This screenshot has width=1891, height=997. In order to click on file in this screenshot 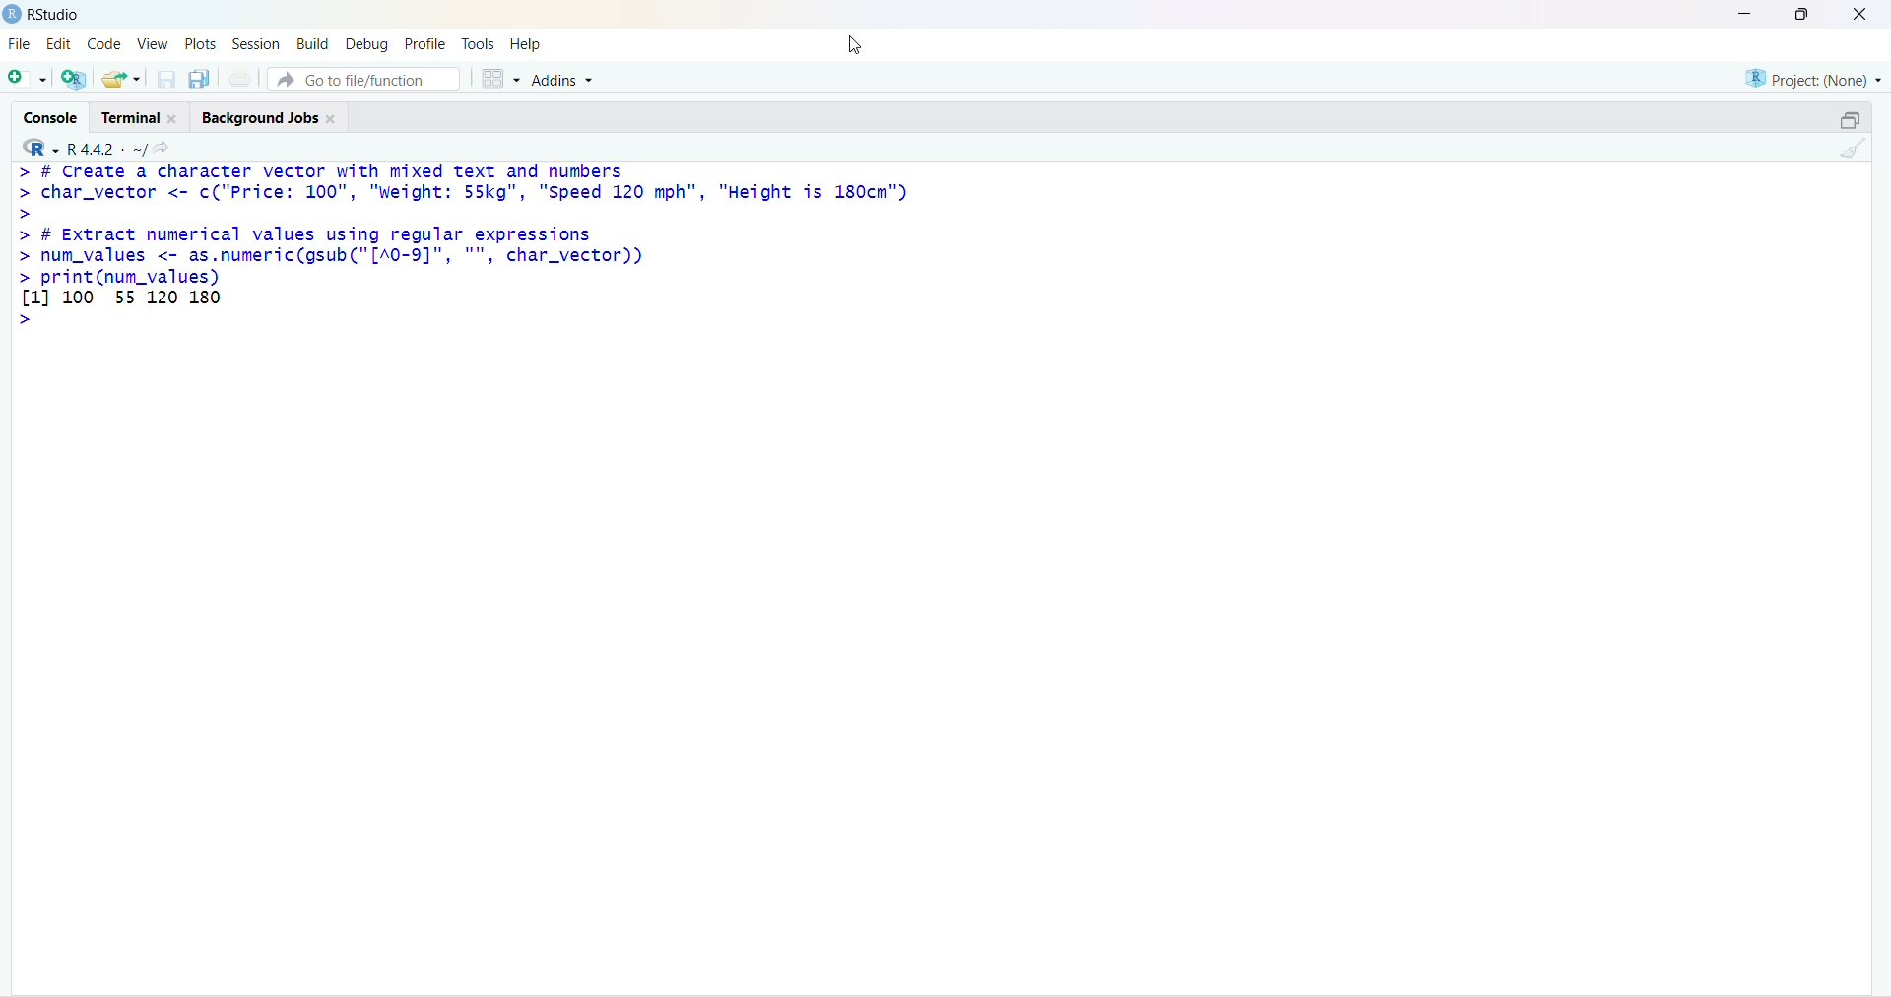, I will do `click(20, 42)`.